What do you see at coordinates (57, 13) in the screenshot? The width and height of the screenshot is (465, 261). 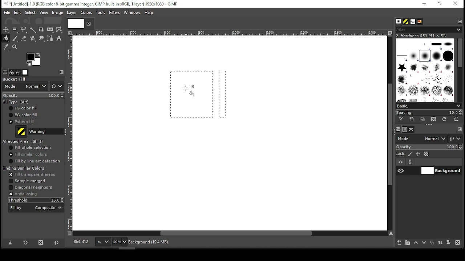 I see `image` at bounding box center [57, 13].